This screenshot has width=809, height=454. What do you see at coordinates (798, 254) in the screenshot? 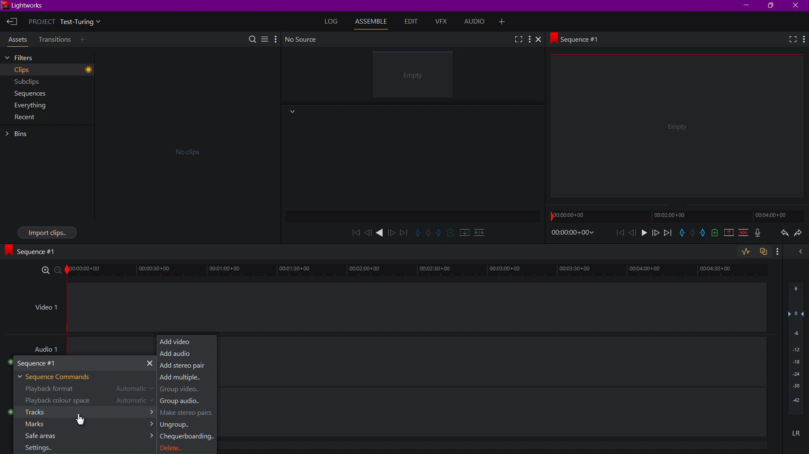
I see `close` at bounding box center [798, 254].